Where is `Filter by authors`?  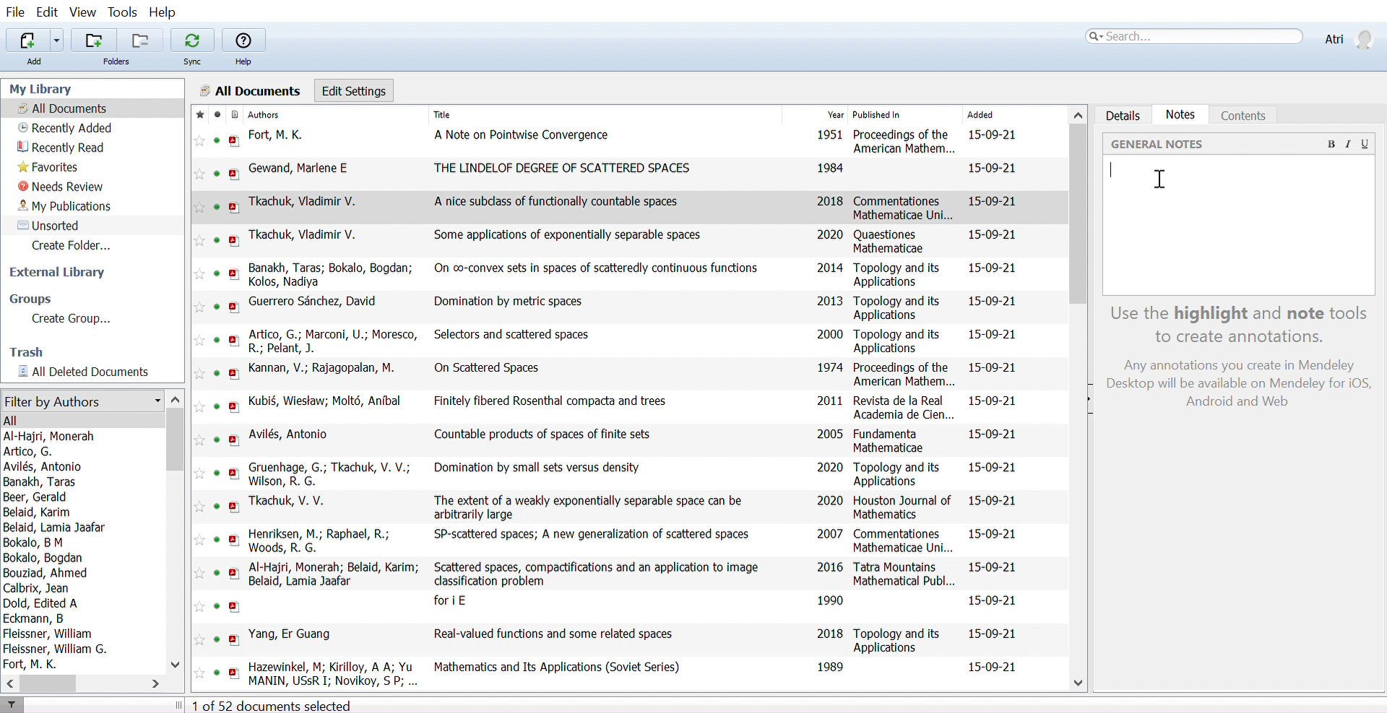 Filter by authors is located at coordinates (81, 402).